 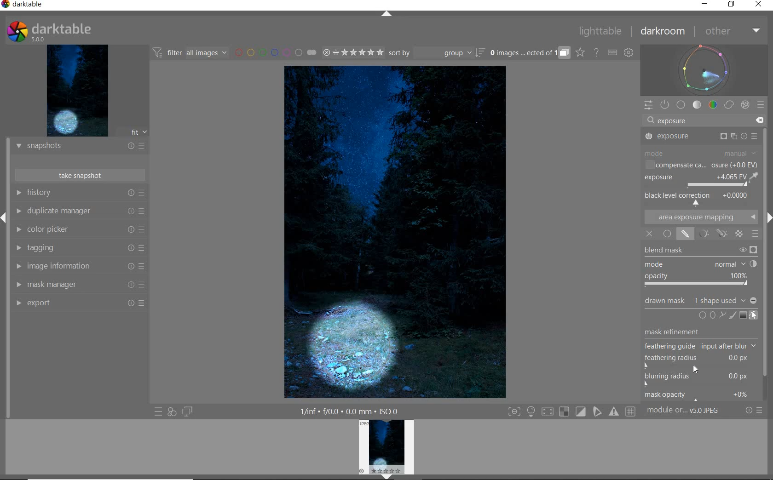 I want to click on SYSTEM LOGO, so click(x=50, y=30).